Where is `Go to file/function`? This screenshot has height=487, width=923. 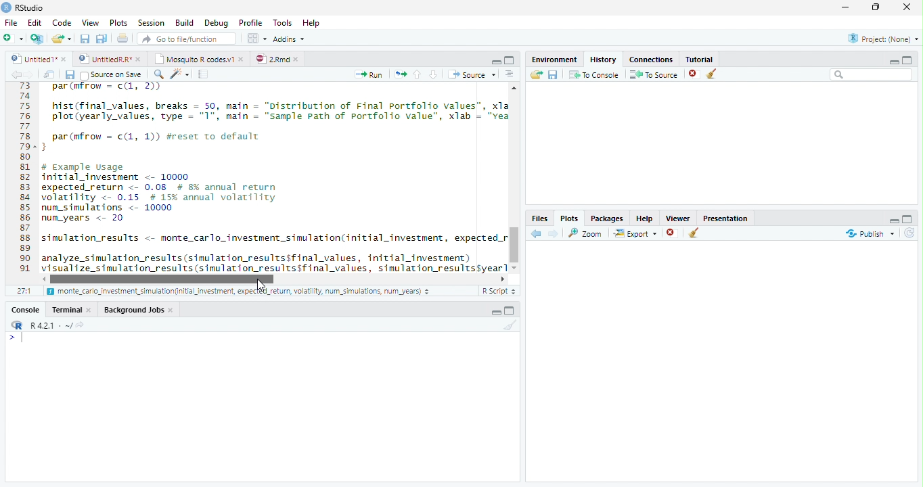
Go to file/function is located at coordinates (185, 39).